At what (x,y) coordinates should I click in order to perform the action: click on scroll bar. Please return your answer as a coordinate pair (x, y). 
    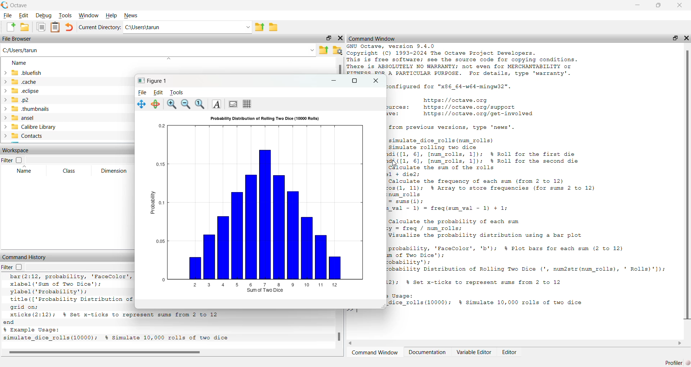
    Looking at the image, I should click on (343, 327).